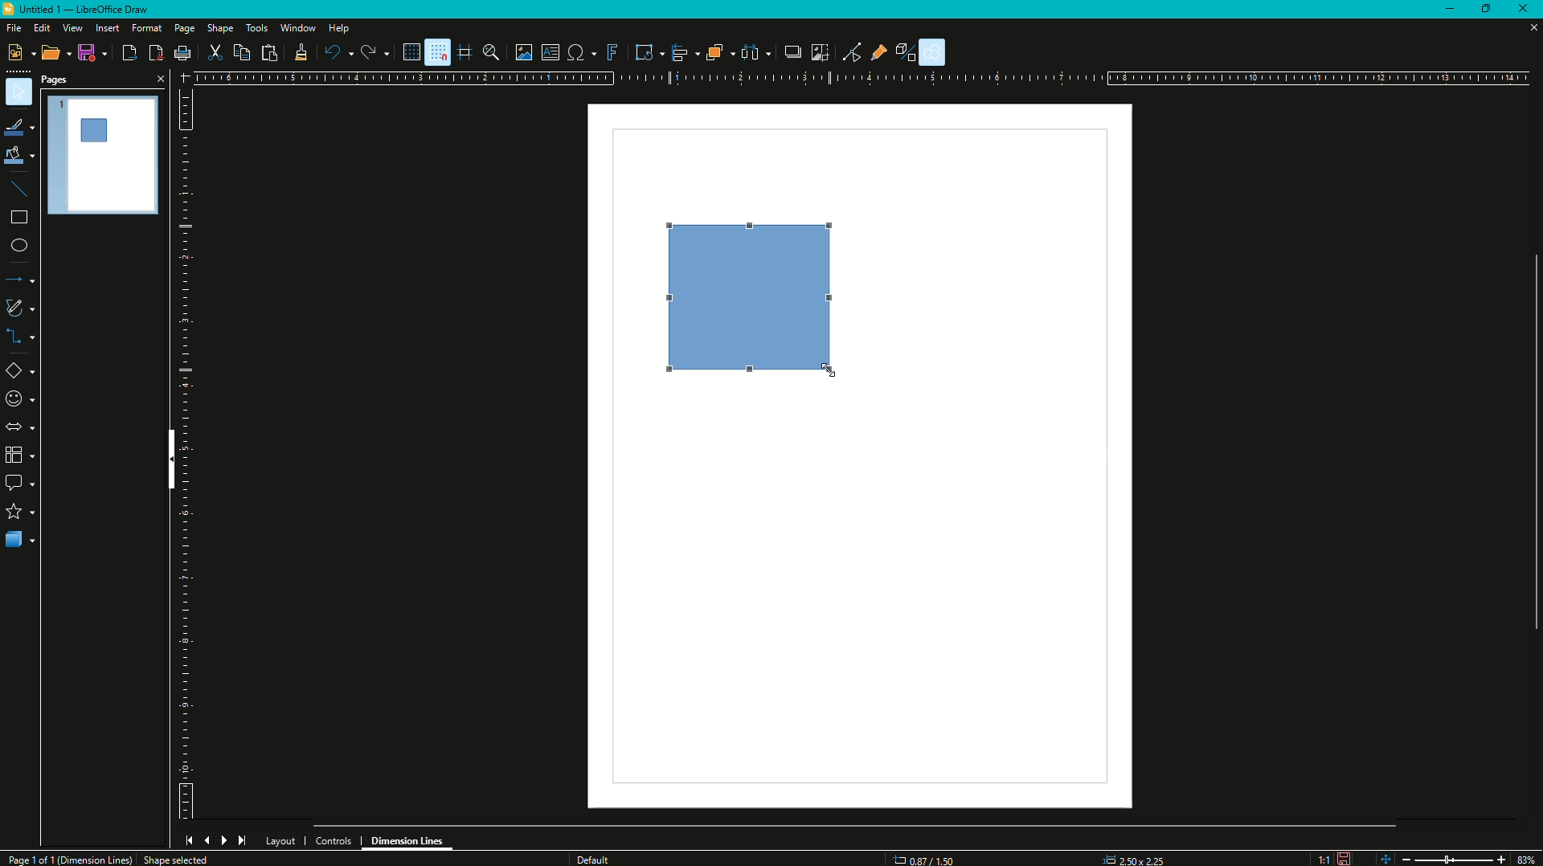 The height and width of the screenshot is (866, 1543). What do you see at coordinates (851, 52) in the screenshot?
I see `Toggle Point Edit Mode` at bounding box center [851, 52].